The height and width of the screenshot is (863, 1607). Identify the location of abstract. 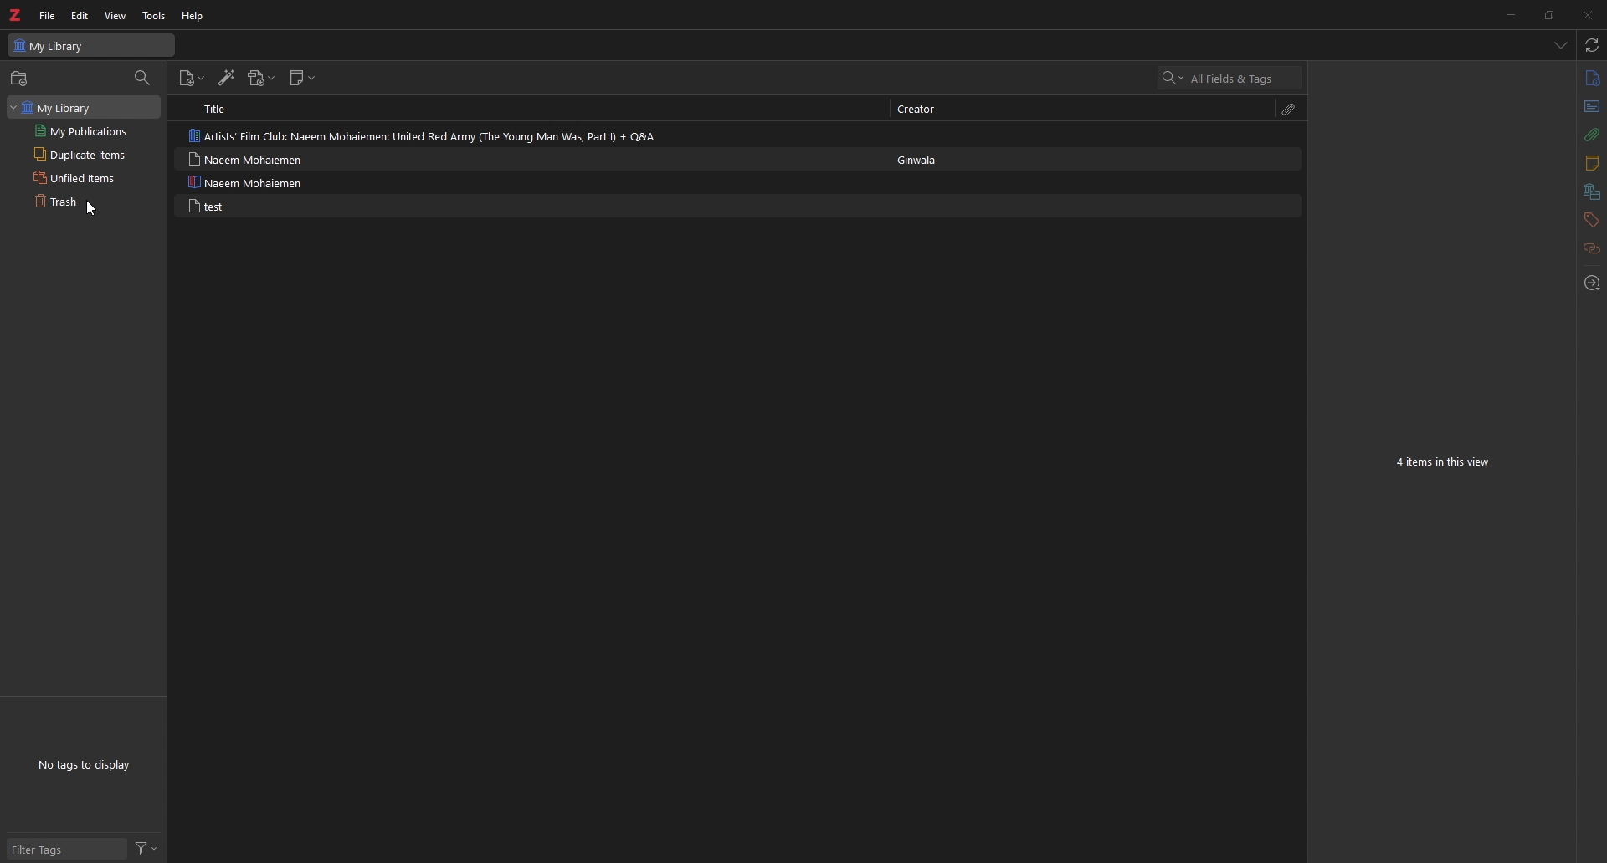
(1590, 107).